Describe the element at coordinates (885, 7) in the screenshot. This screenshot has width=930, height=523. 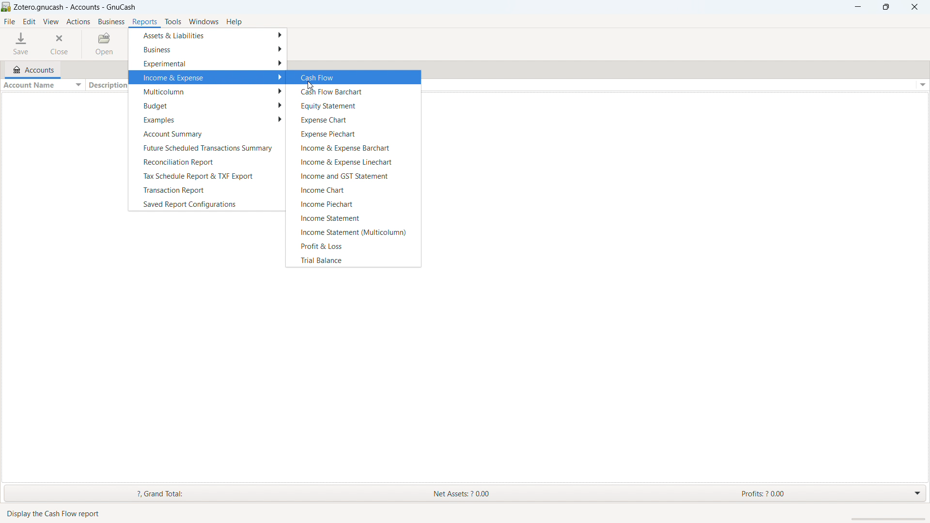
I see `maximize` at that location.